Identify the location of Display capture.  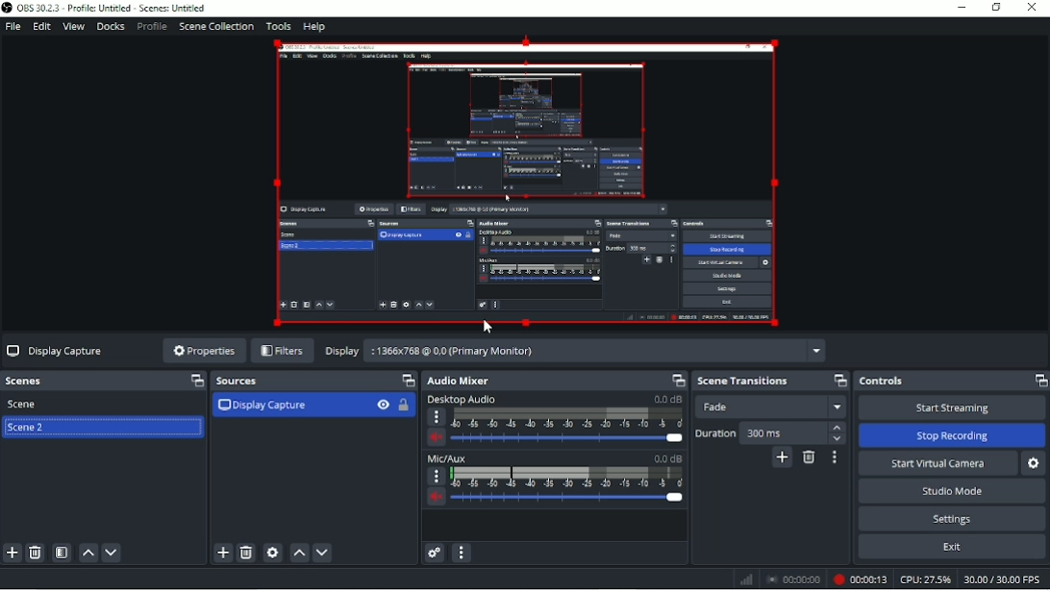
(262, 406).